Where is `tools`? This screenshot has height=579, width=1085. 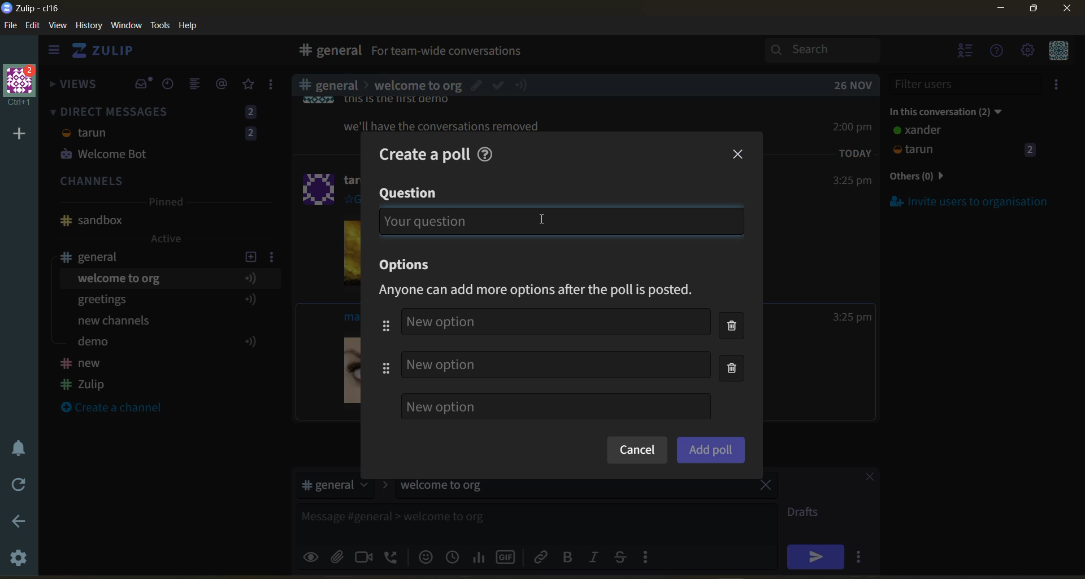
tools is located at coordinates (162, 24).